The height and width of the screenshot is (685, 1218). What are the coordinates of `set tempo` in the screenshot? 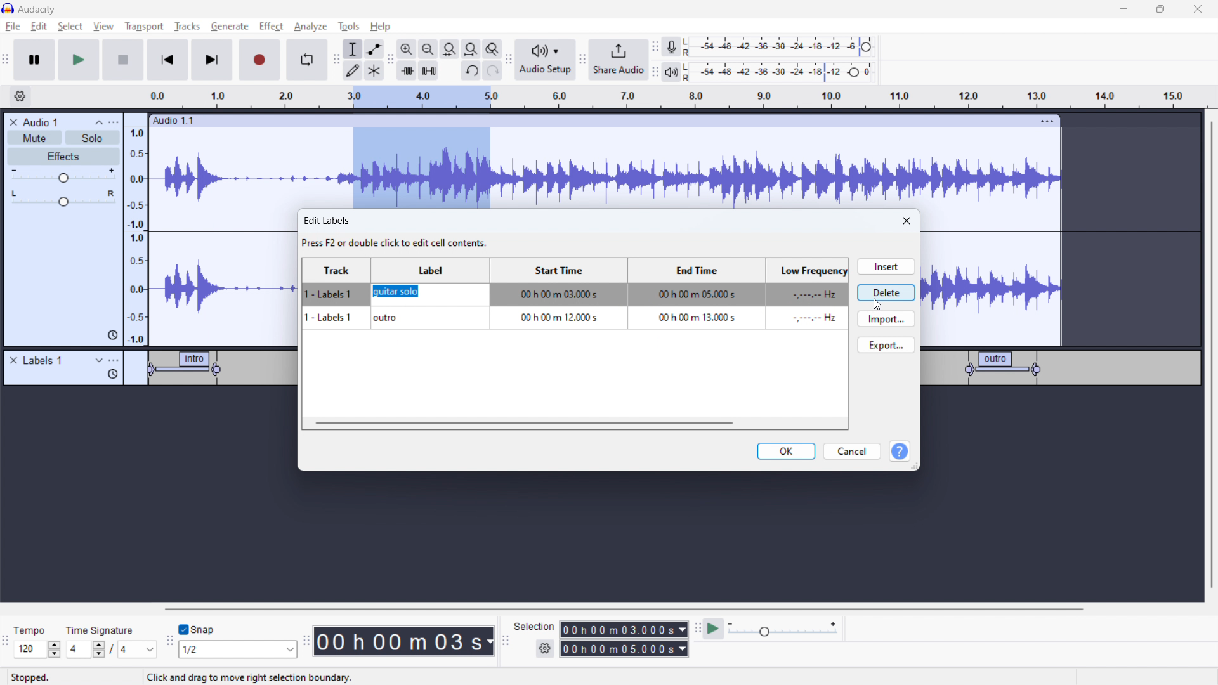 It's located at (39, 649).